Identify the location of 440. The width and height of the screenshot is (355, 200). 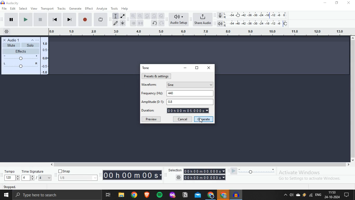
(189, 93).